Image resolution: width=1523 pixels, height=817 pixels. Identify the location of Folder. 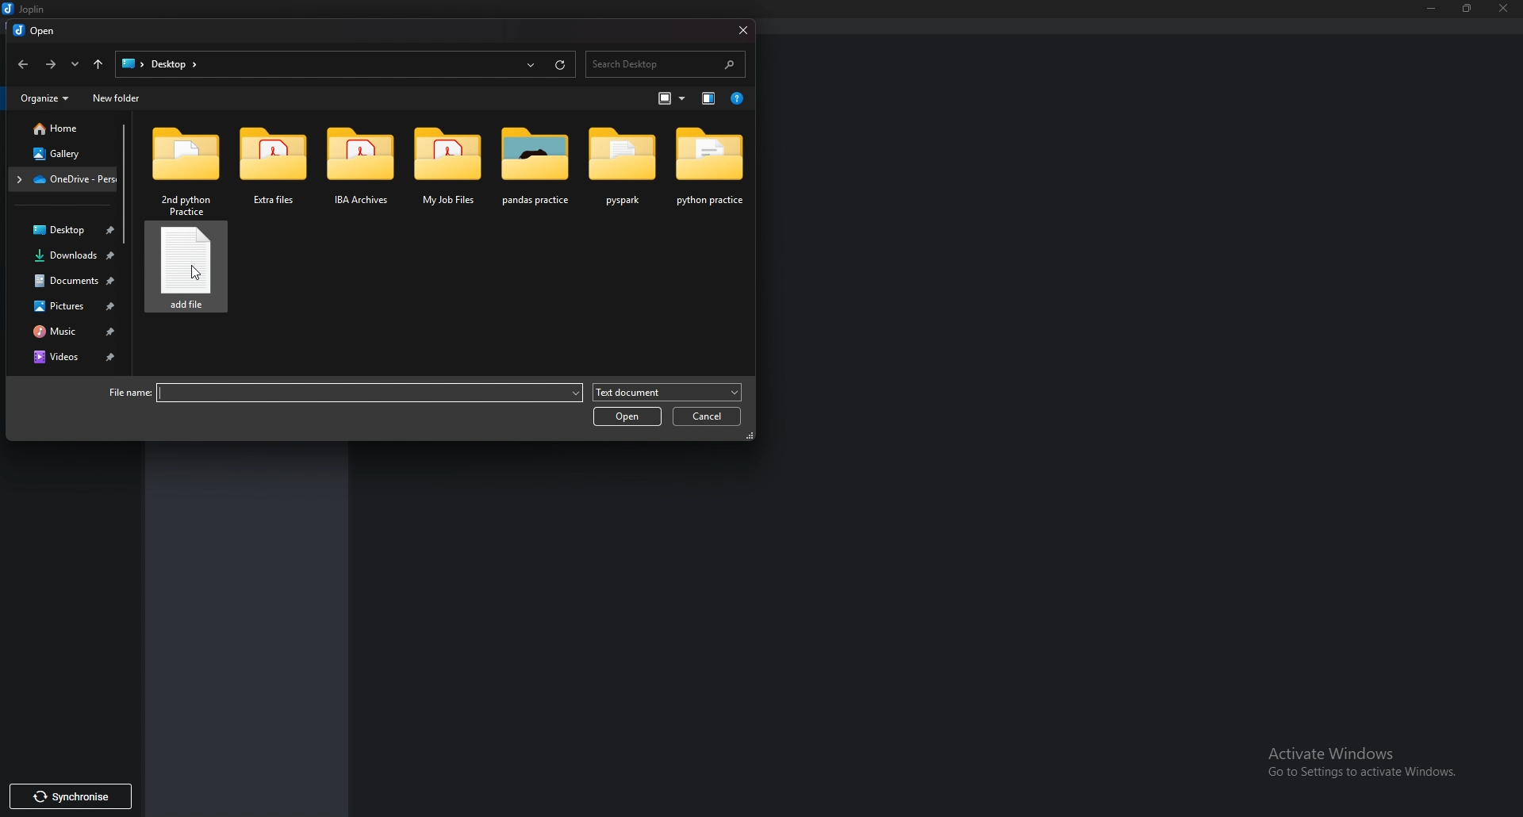
(623, 168).